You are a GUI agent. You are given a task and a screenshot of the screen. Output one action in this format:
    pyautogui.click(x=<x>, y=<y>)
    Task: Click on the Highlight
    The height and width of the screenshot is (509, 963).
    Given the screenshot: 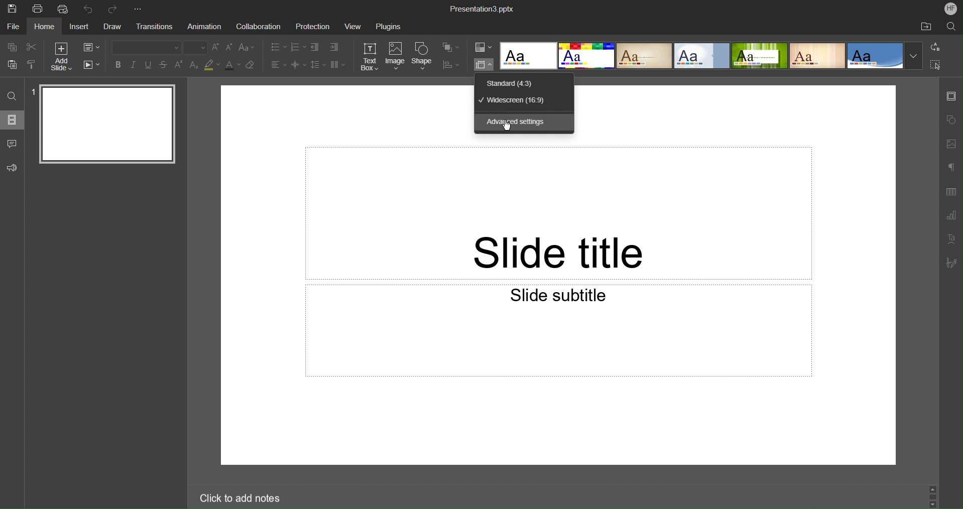 What is the action you would take?
    pyautogui.click(x=212, y=66)
    